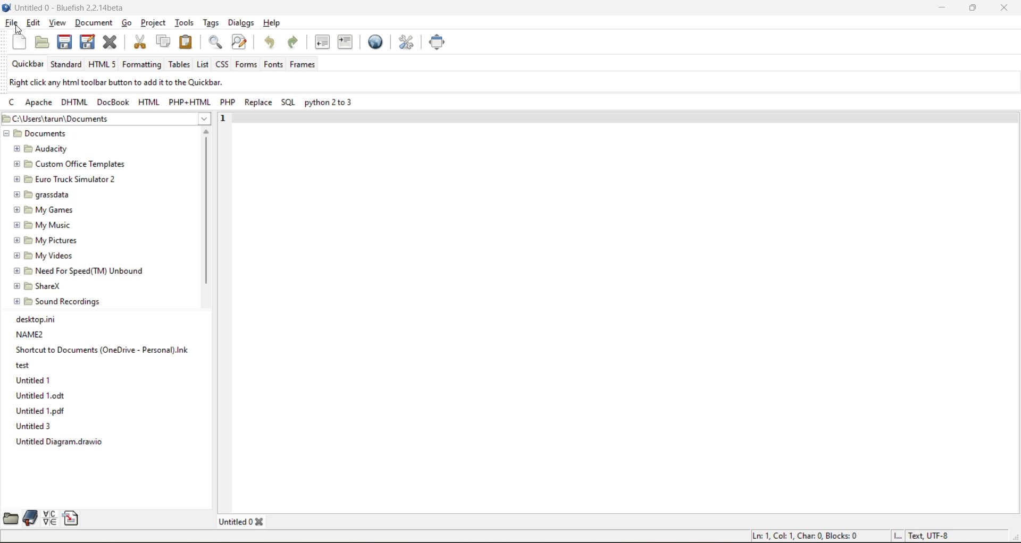 The height and width of the screenshot is (543, 1021). Describe the element at coordinates (93, 22) in the screenshot. I see `document` at that location.